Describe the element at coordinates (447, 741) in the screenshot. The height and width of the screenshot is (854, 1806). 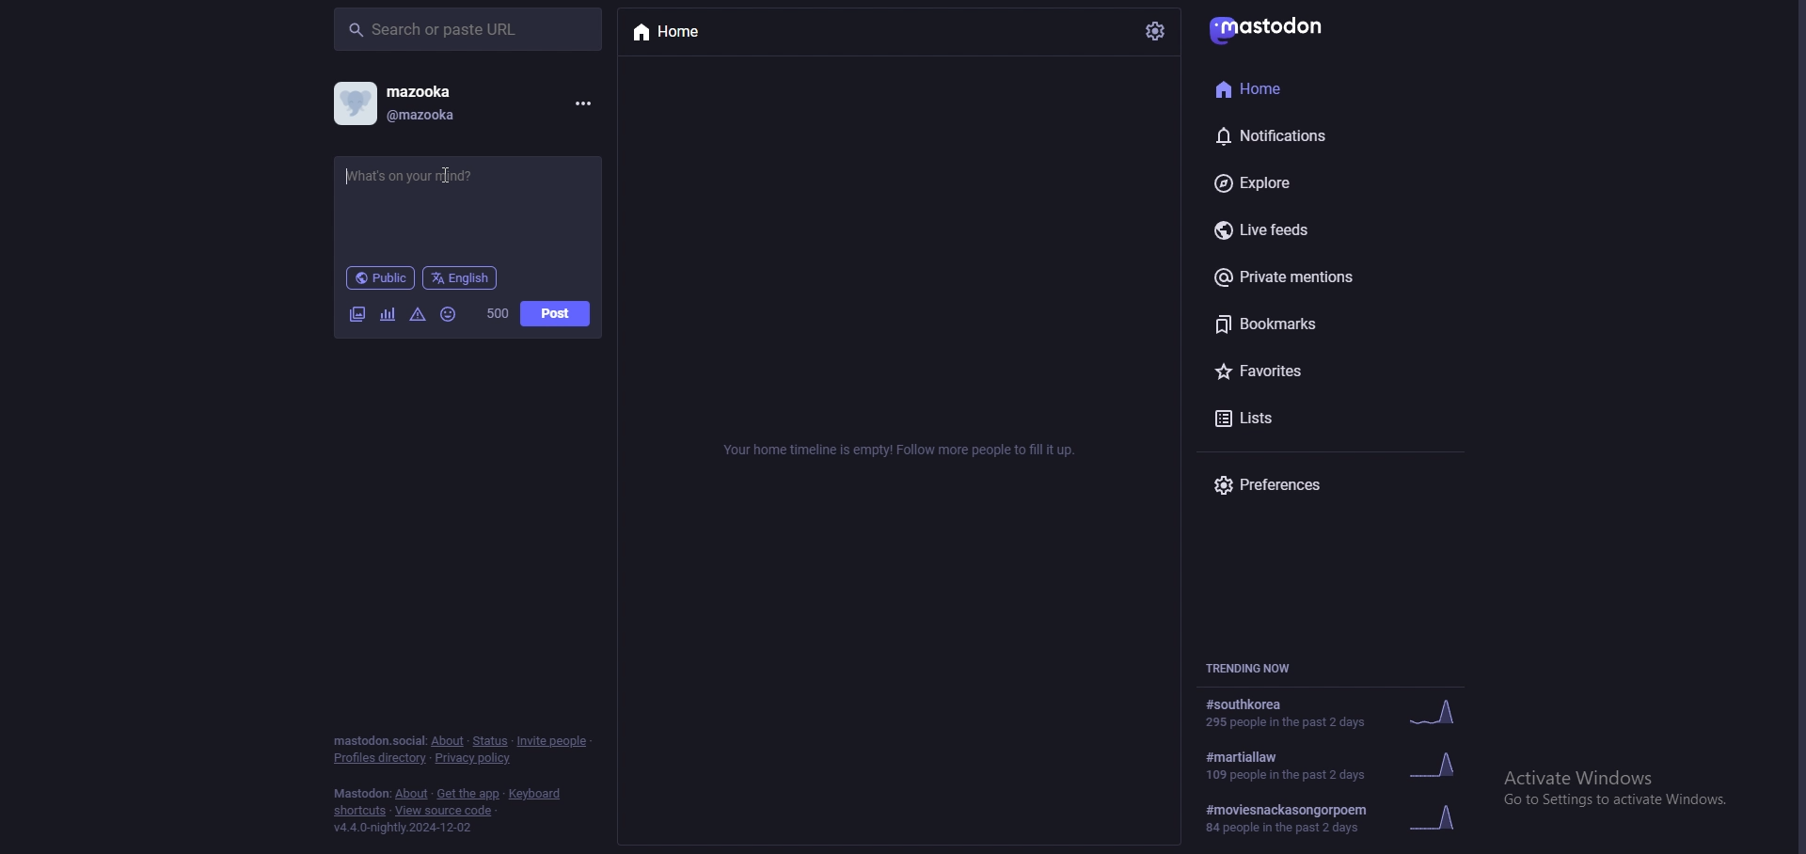
I see `about` at that location.